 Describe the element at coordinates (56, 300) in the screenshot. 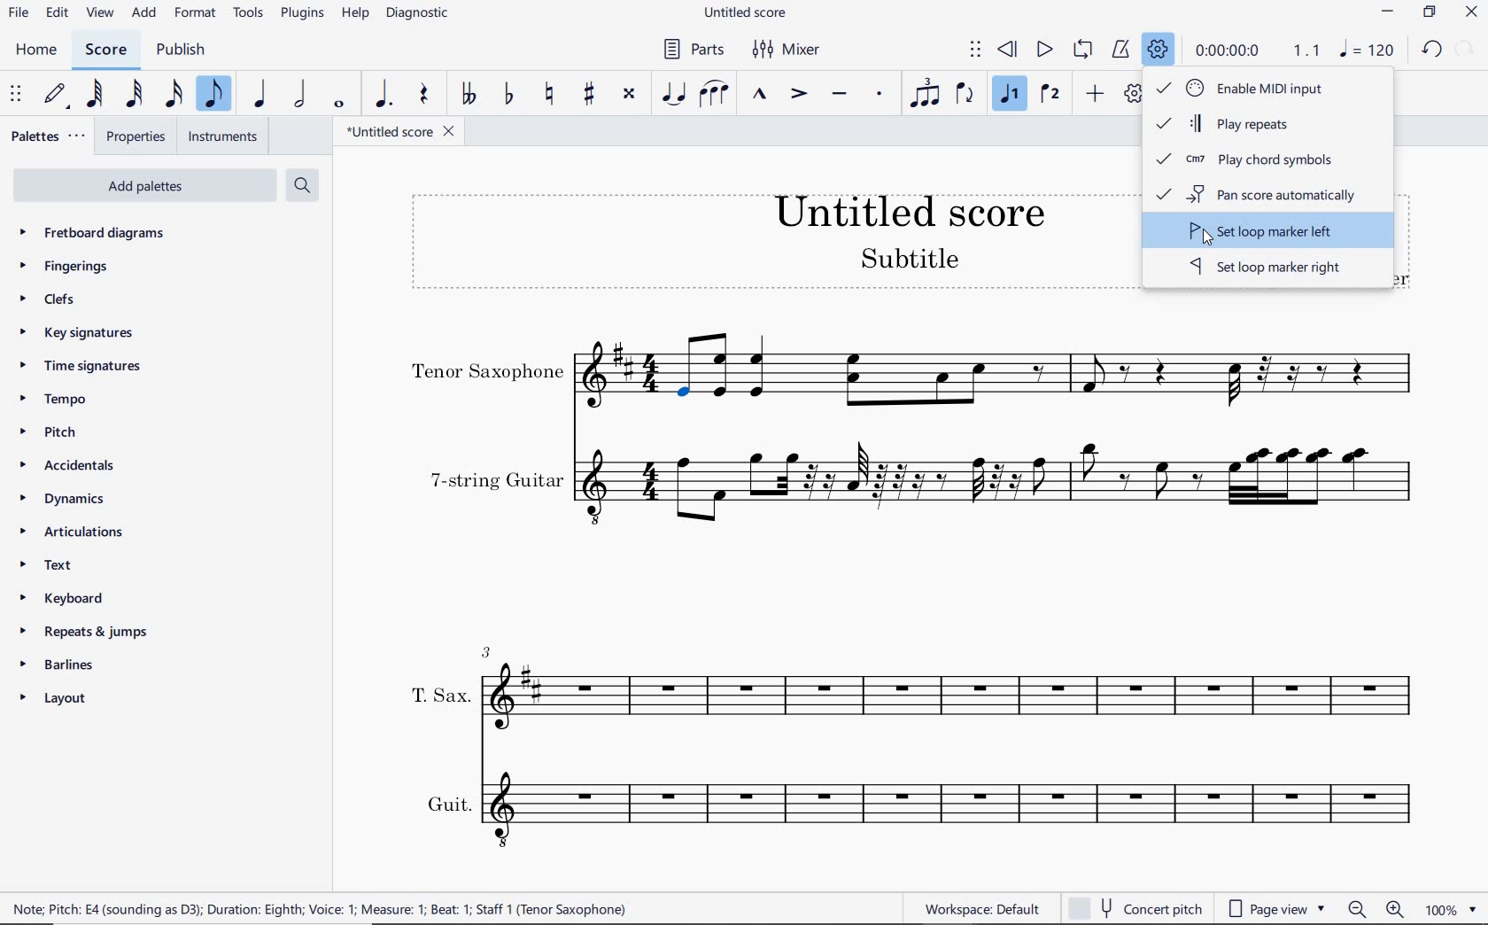

I see `CLEFS` at that location.